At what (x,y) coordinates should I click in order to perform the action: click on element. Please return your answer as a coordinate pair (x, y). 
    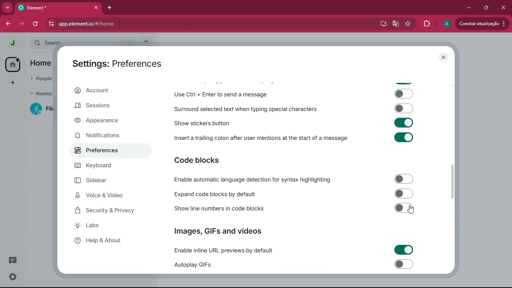
    Looking at the image, I should click on (58, 7).